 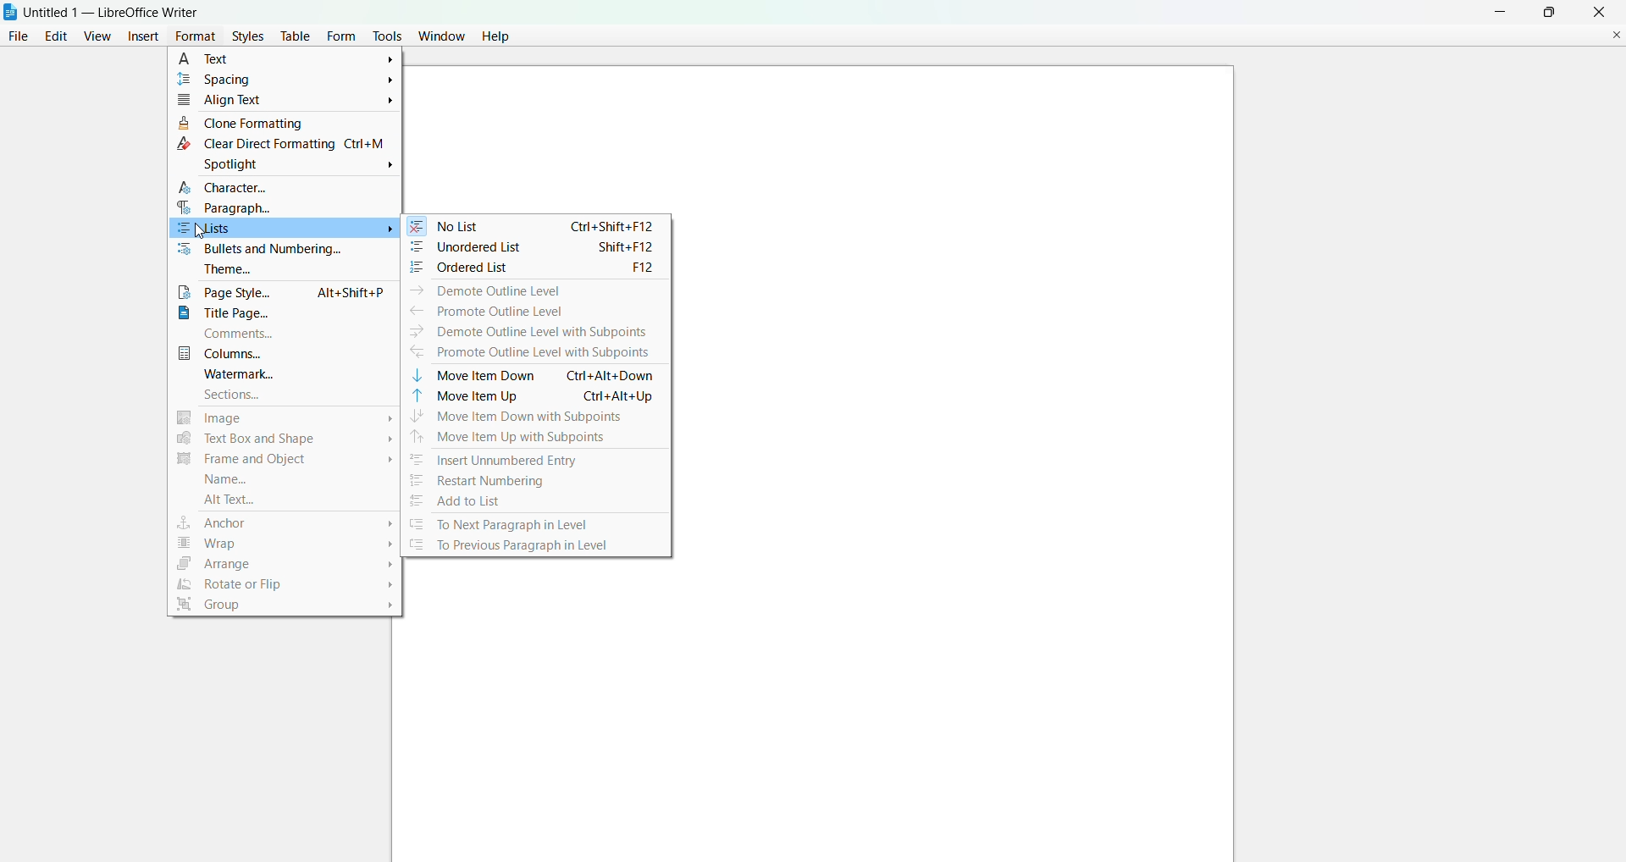 What do you see at coordinates (239, 124) in the screenshot?
I see `clone formatting` at bounding box center [239, 124].